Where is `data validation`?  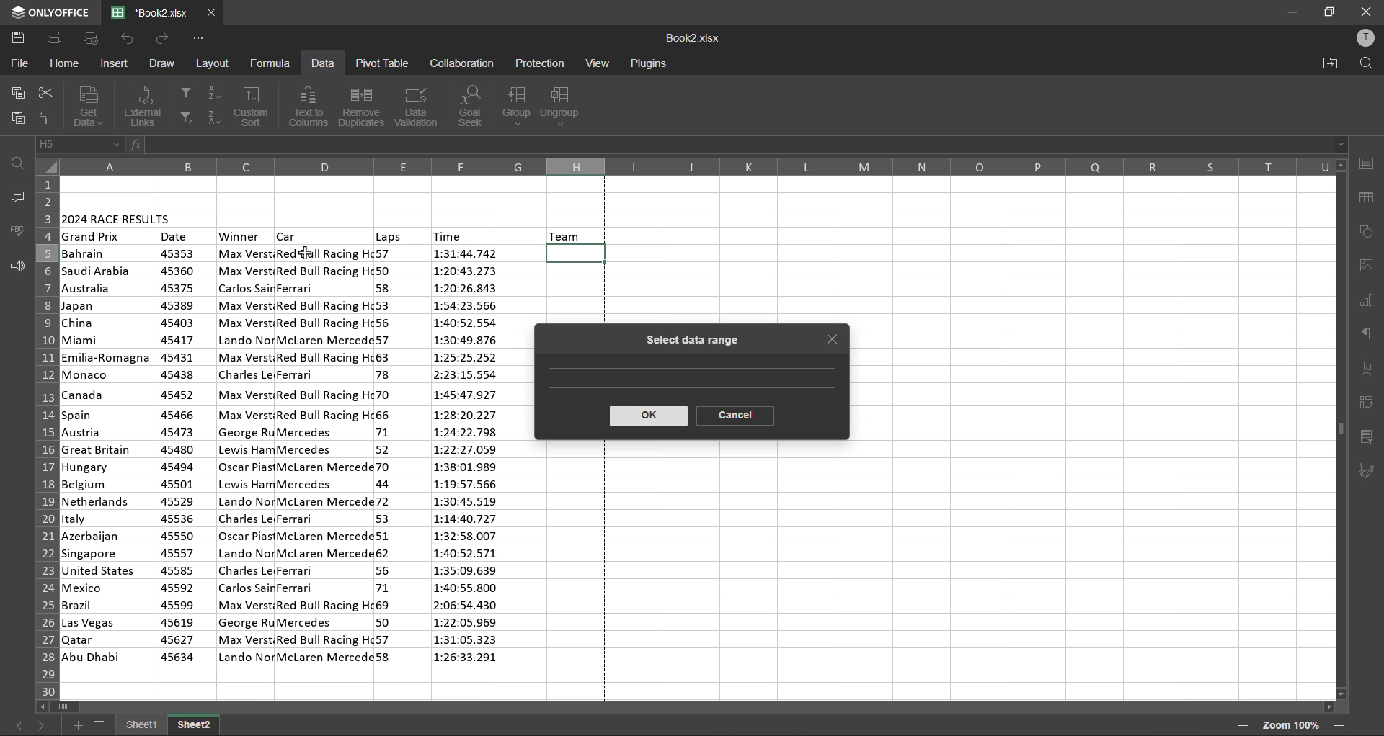 data validation is located at coordinates (418, 106).